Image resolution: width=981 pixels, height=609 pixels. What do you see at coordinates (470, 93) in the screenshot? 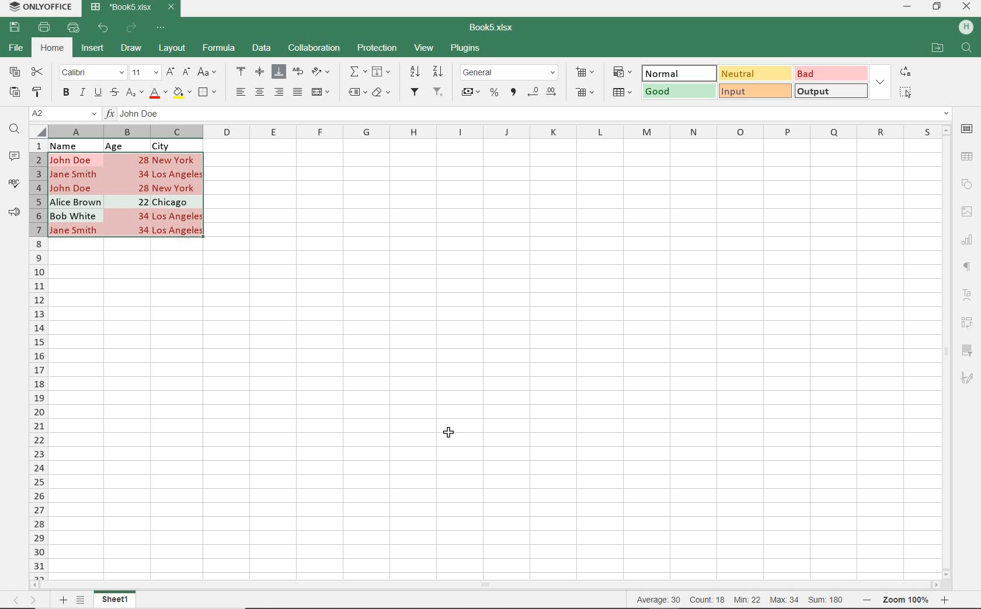
I see `ACCOUNTING STYLE` at bounding box center [470, 93].